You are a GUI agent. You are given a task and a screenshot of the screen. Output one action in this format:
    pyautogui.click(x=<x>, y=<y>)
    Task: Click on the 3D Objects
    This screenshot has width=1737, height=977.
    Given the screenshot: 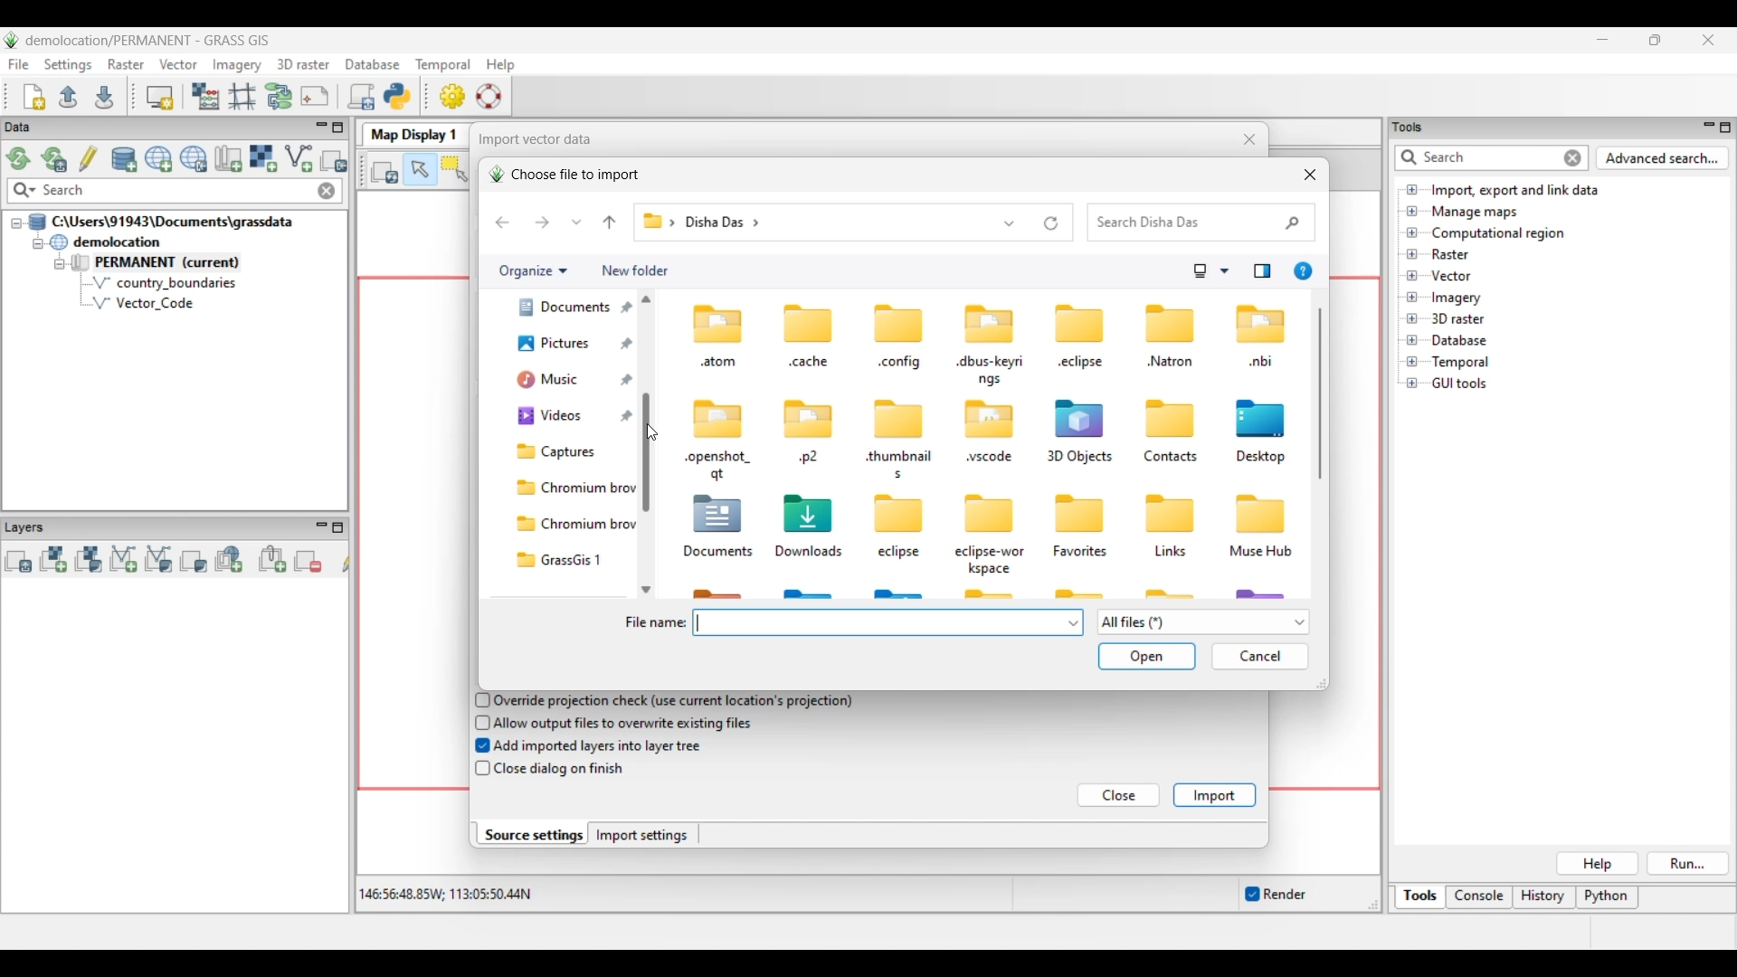 What is the action you would take?
    pyautogui.click(x=1078, y=458)
    